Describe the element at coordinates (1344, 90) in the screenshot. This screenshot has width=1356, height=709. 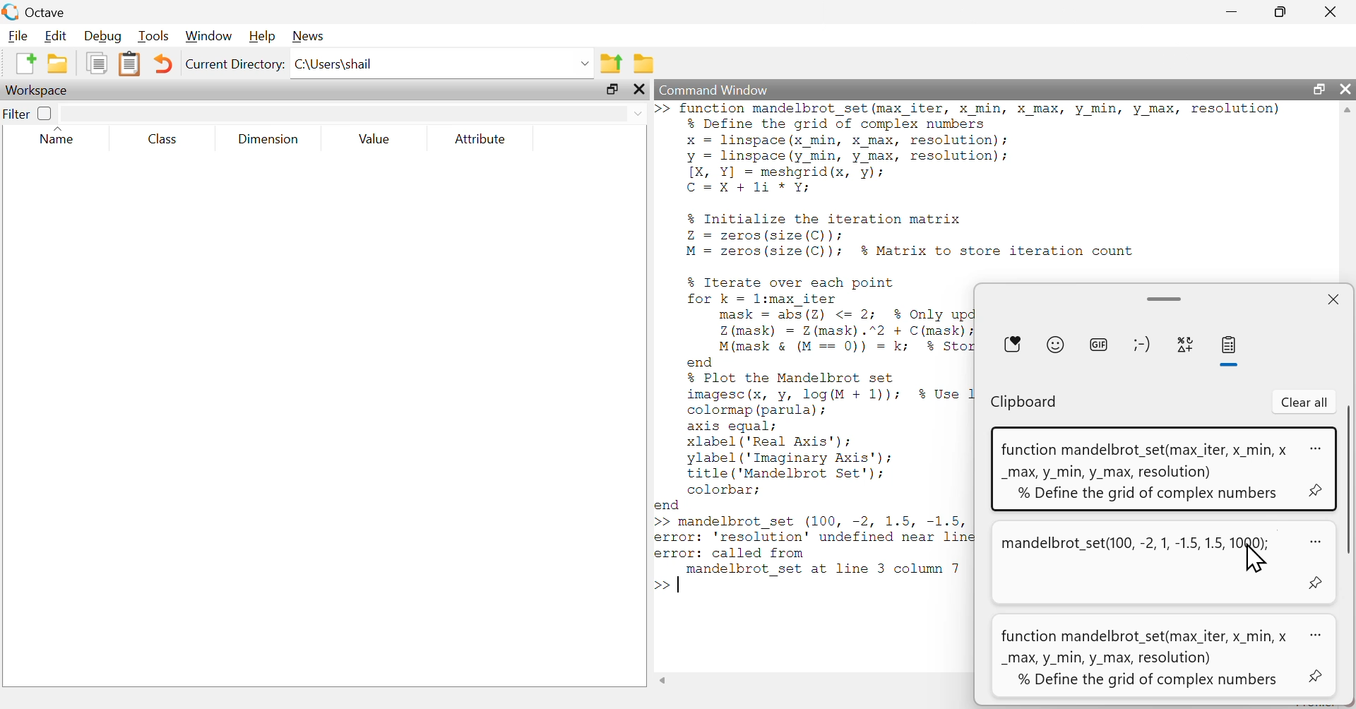
I see `close` at that location.